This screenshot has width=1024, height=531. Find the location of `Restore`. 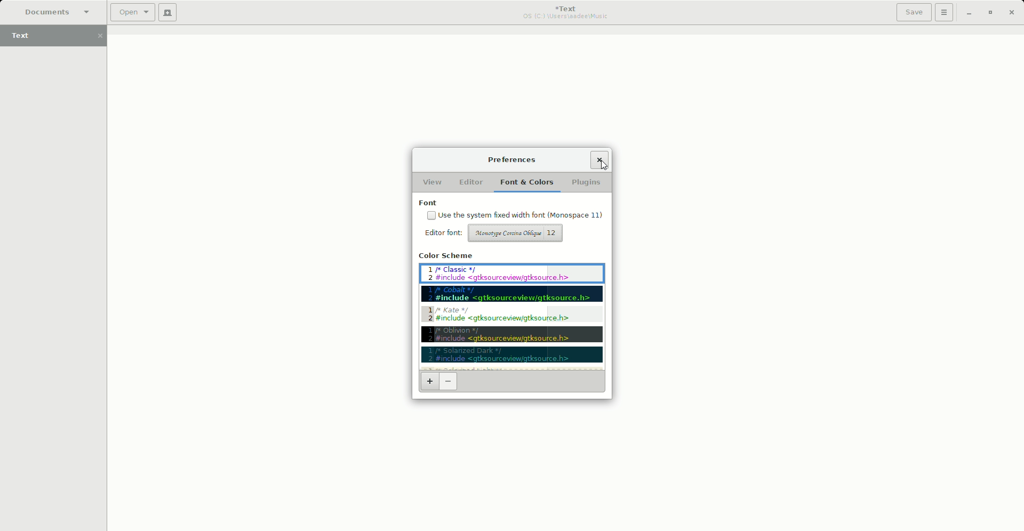

Restore is located at coordinates (989, 12).